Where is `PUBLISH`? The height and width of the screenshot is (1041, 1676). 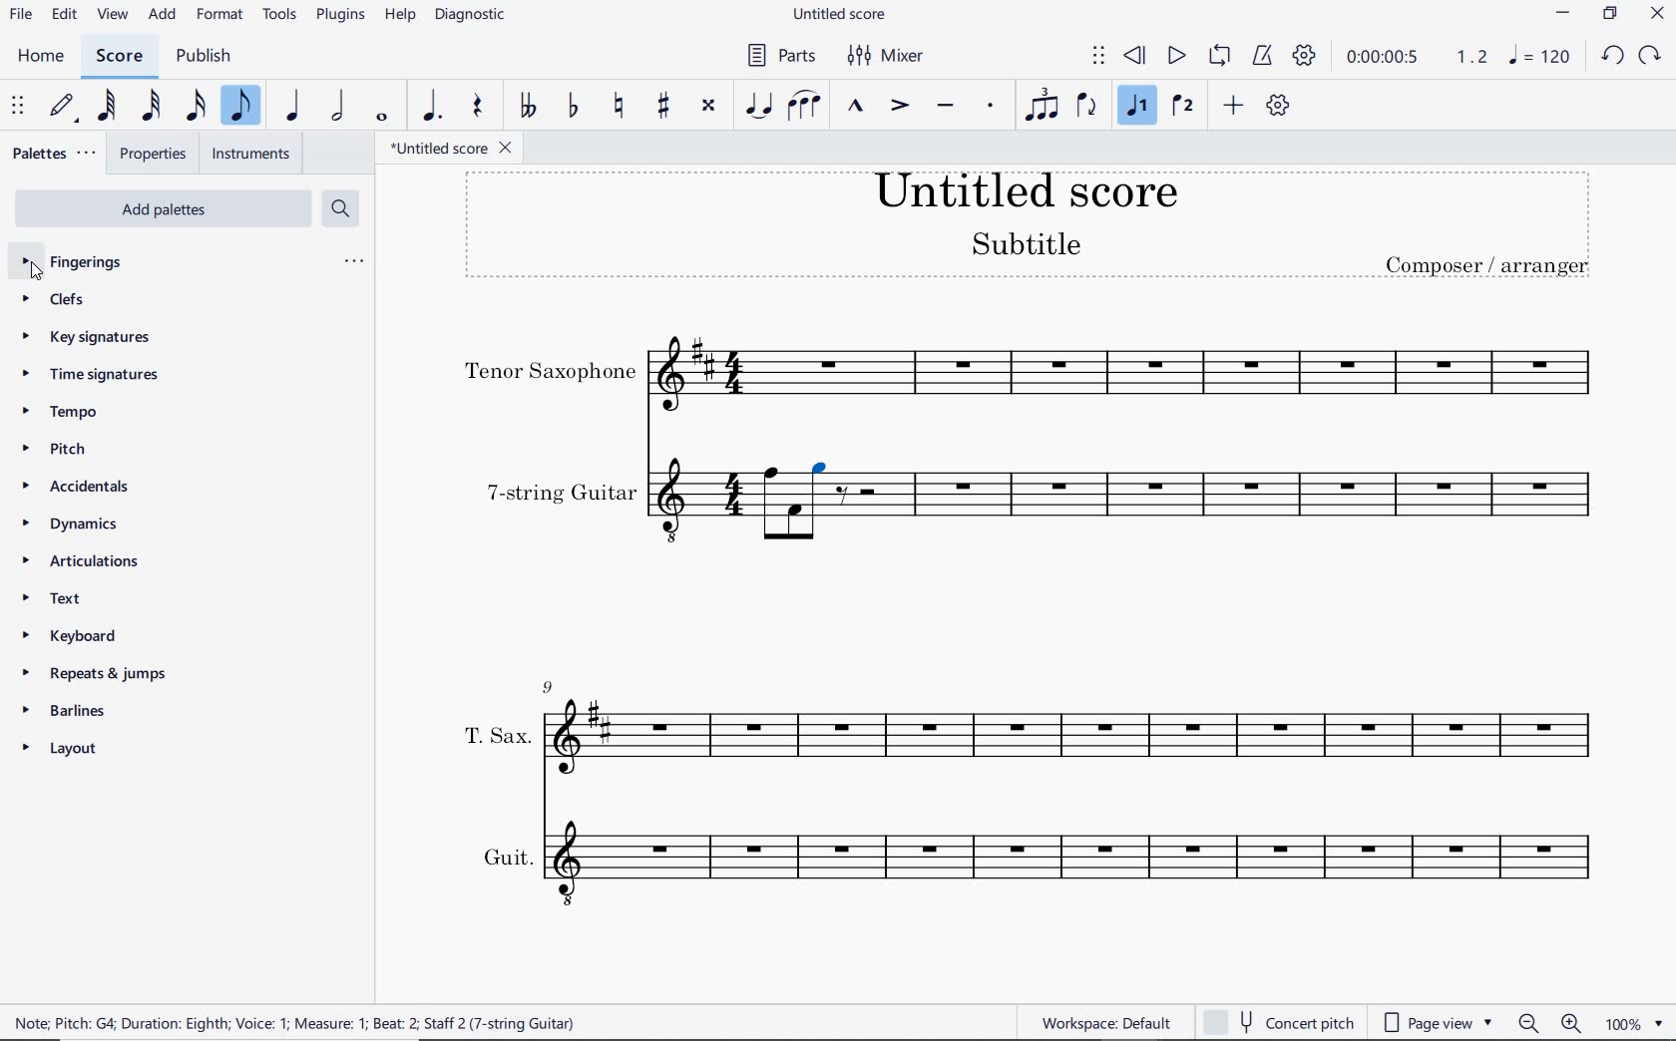
PUBLISH is located at coordinates (209, 57).